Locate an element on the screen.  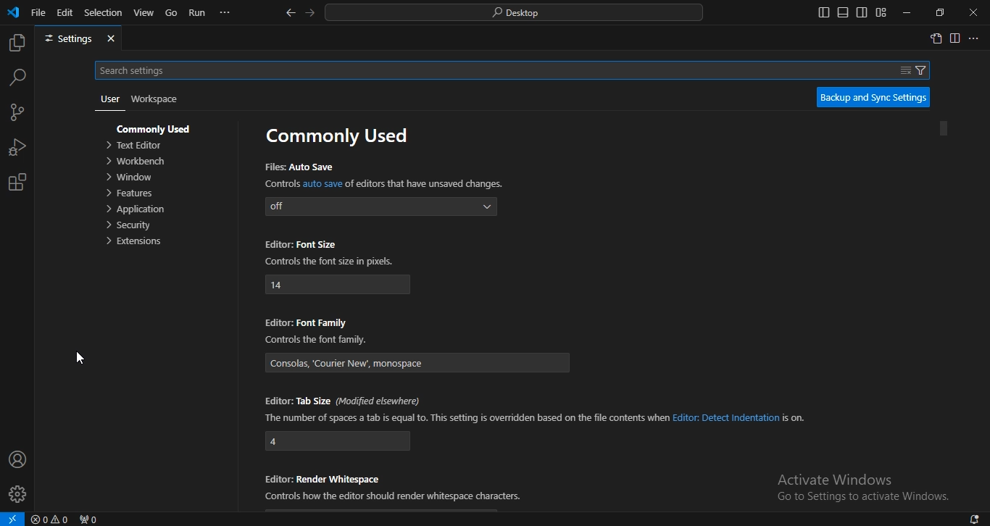
window is located at coordinates (130, 178).